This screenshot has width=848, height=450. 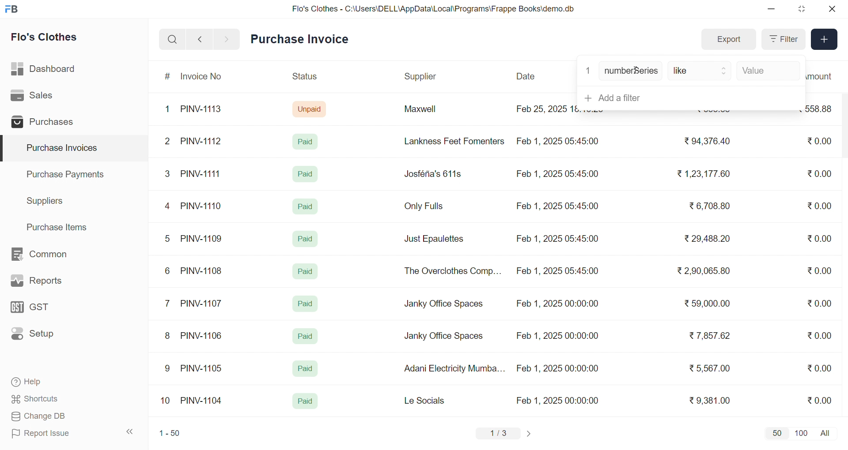 What do you see at coordinates (56, 416) in the screenshot?
I see `Change DB` at bounding box center [56, 416].